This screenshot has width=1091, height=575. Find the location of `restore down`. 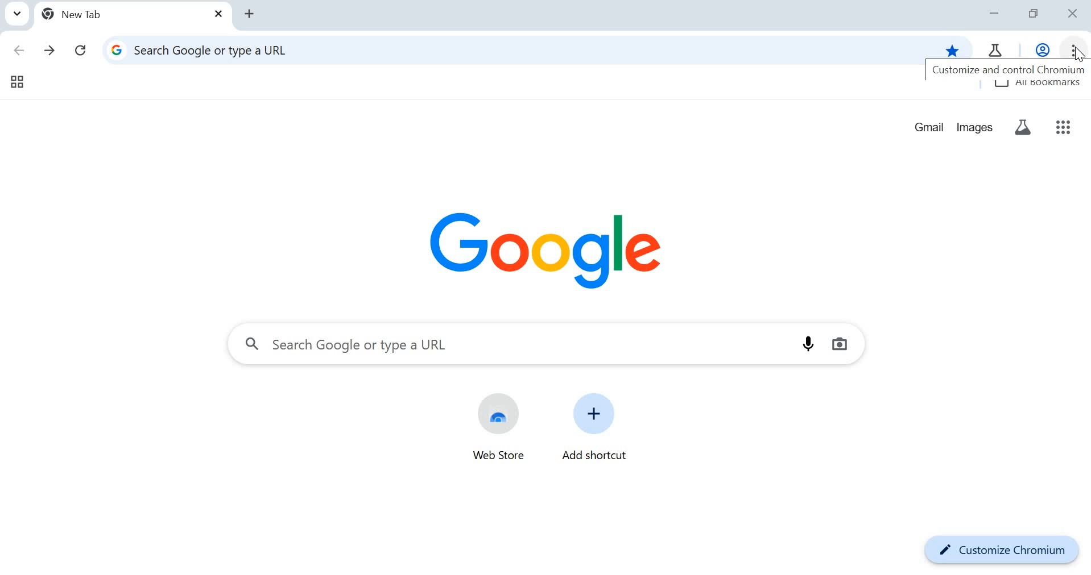

restore down is located at coordinates (1034, 14).